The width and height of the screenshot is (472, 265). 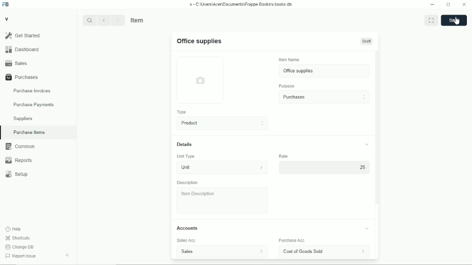 I want to click on purchases, so click(x=324, y=97).